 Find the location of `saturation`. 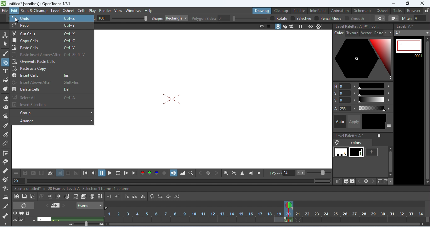

saturation is located at coordinates (363, 93).